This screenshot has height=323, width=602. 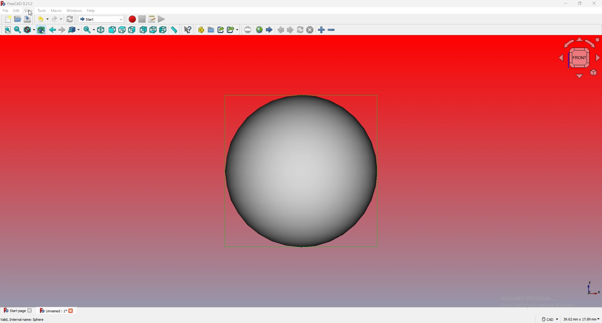 I want to click on back, so click(x=52, y=30).